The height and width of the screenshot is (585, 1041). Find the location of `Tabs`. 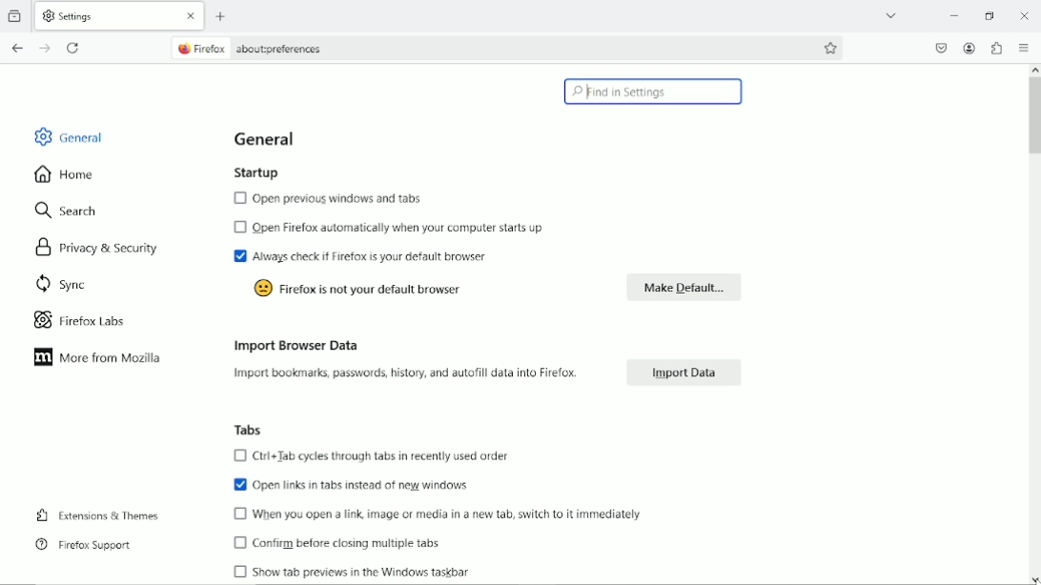

Tabs is located at coordinates (252, 429).